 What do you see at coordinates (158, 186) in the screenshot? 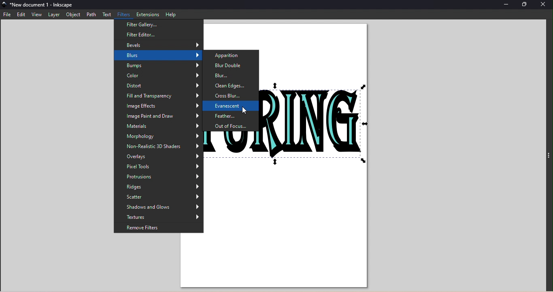
I see `Ridges` at bounding box center [158, 186].